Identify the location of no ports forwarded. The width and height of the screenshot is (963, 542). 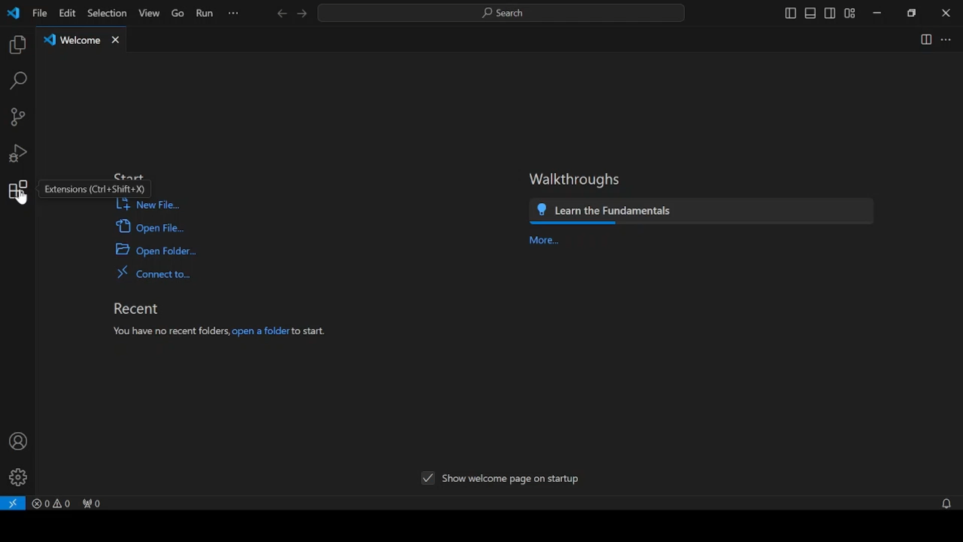
(97, 502).